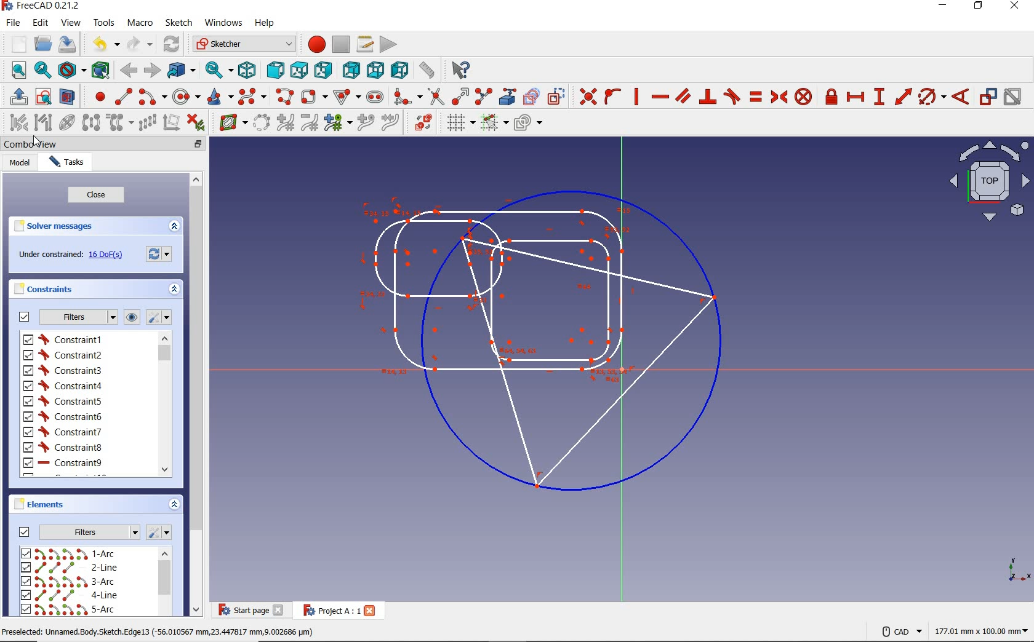  Describe the element at coordinates (459, 96) in the screenshot. I see `extend edge` at that location.